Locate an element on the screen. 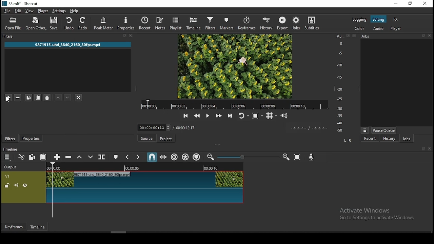  record audio is located at coordinates (312, 158).